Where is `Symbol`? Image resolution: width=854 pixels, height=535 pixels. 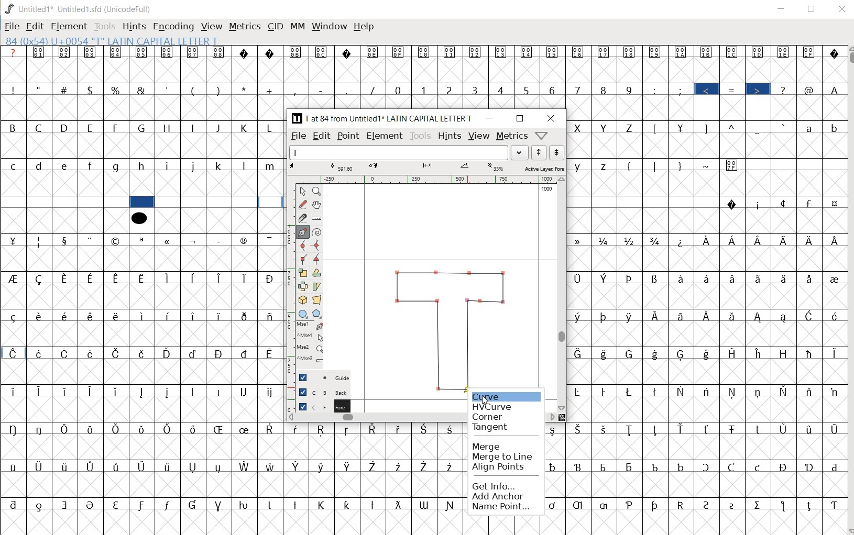
Symbol is located at coordinates (734, 241).